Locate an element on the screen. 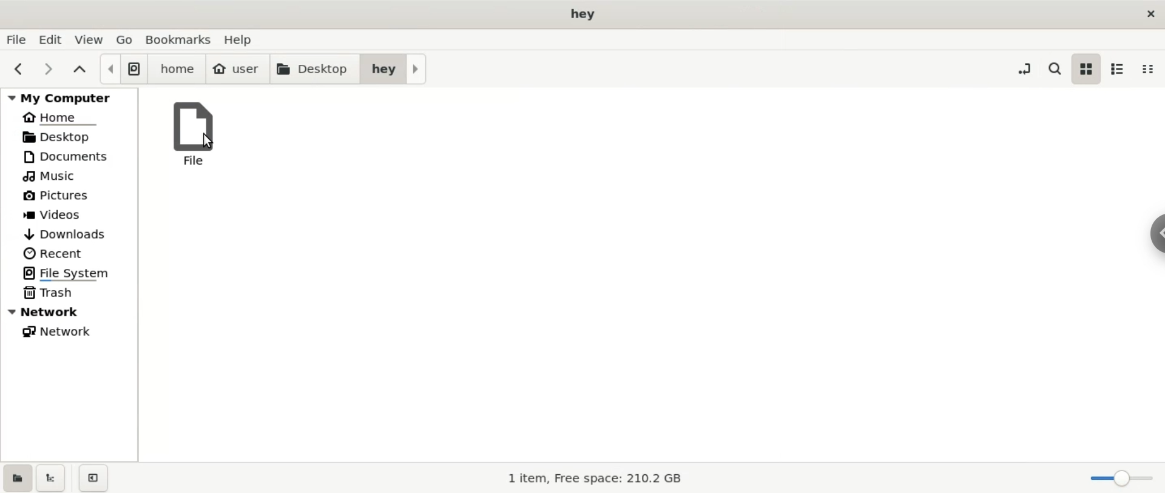 This screenshot has height=493, width=1165. close is located at coordinates (1149, 13).